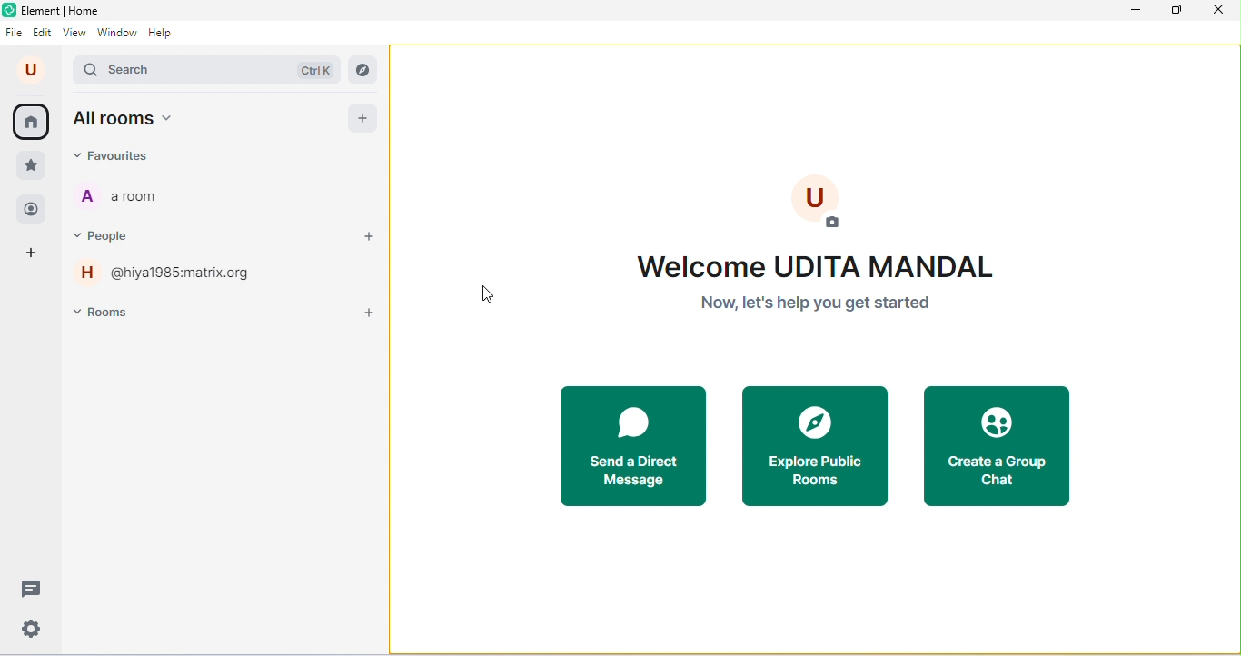  What do you see at coordinates (33, 630) in the screenshot?
I see `settings` at bounding box center [33, 630].